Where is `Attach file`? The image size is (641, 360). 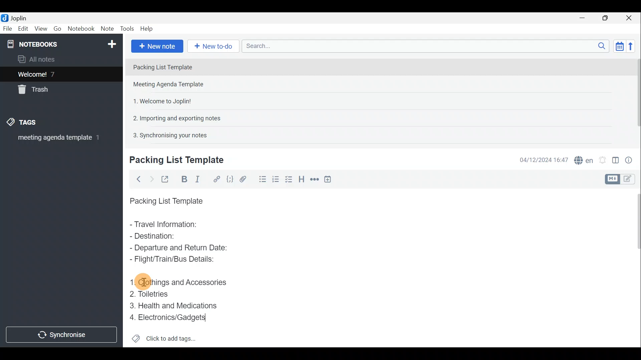 Attach file is located at coordinates (243, 179).